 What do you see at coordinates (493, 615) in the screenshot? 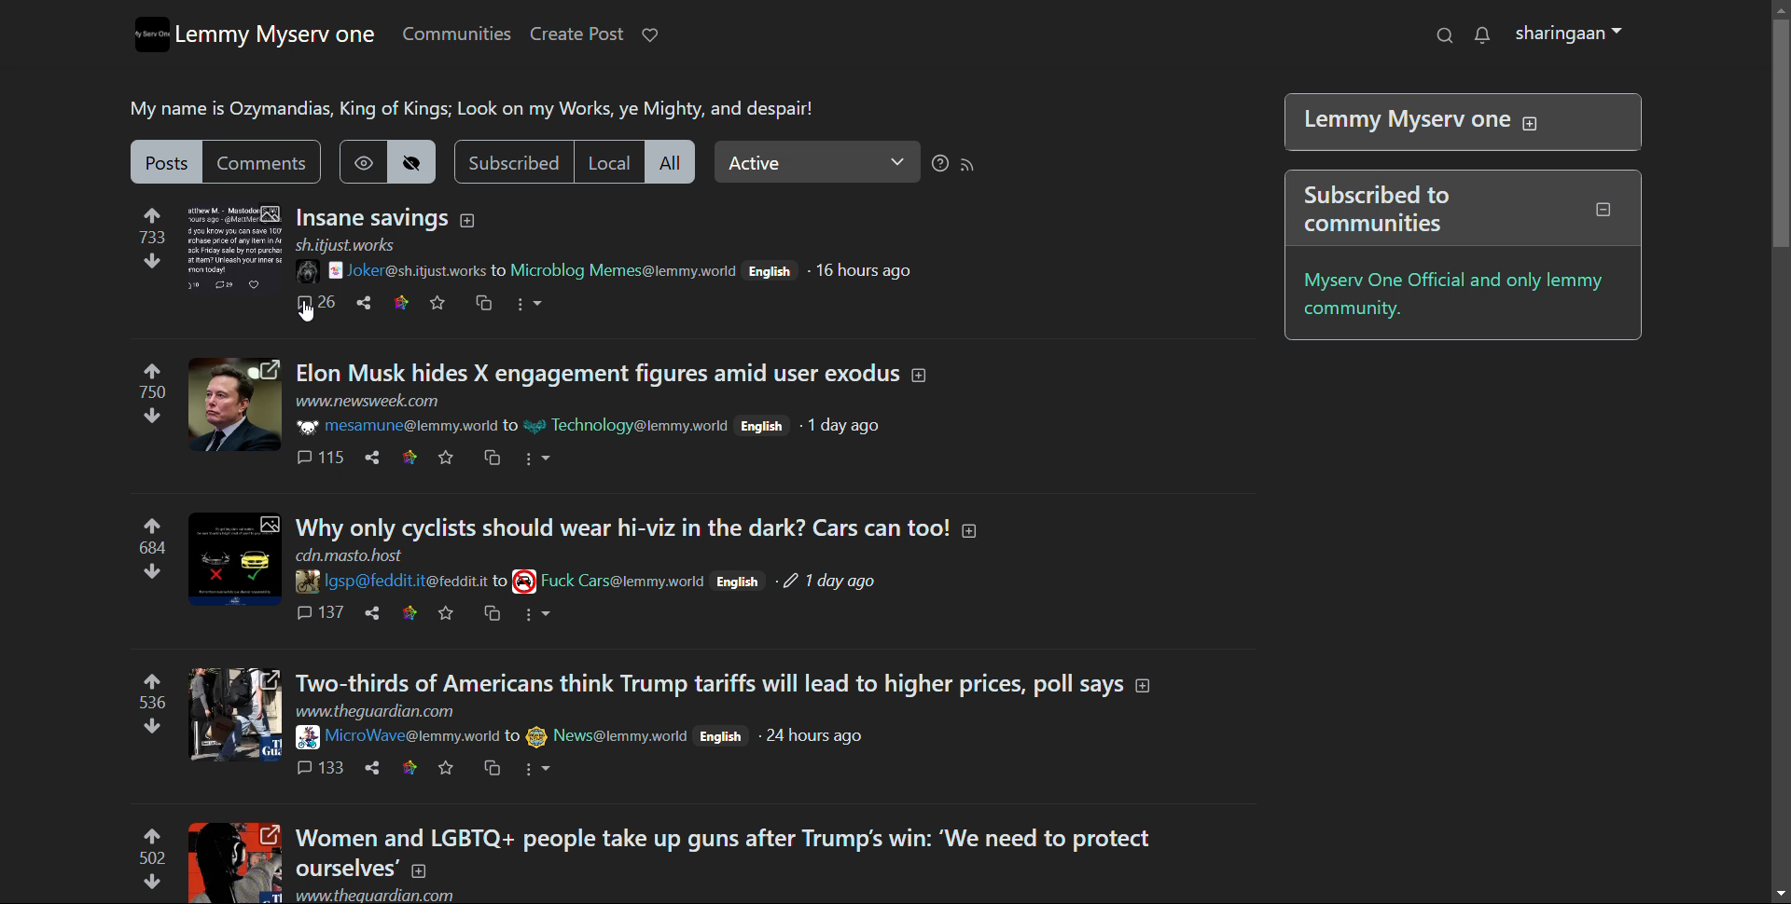
I see `crosspost` at bounding box center [493, 615].